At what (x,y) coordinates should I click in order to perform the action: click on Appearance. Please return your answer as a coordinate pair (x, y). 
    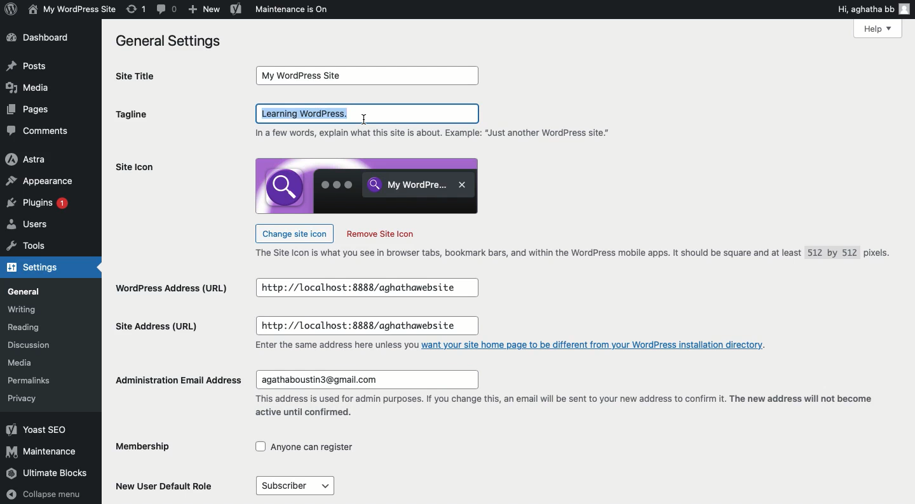
    Looking at the image, I should click on (42, 182).